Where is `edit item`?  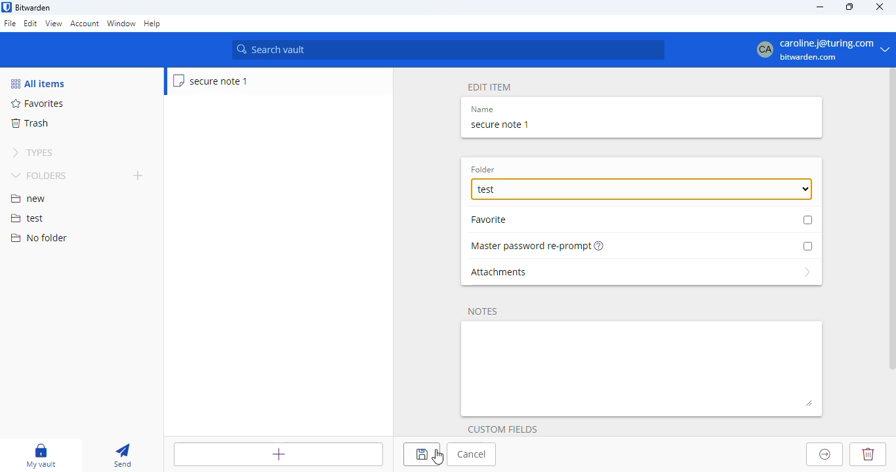 edit item is located at coordinates (490, 88).